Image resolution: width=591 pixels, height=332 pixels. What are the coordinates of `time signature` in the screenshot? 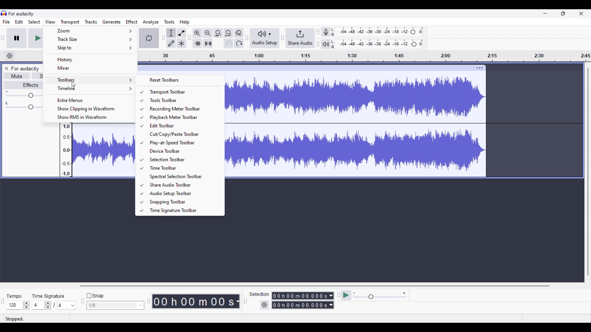 It's located at (49, 296).